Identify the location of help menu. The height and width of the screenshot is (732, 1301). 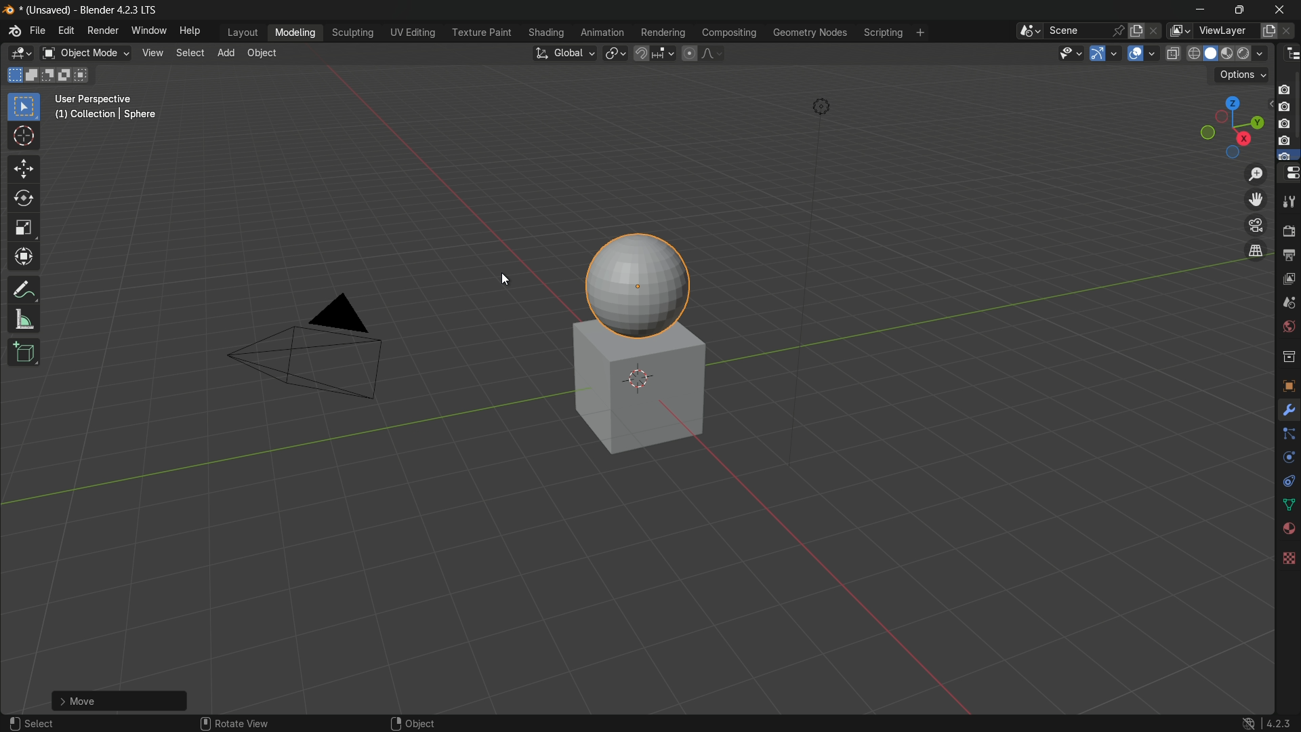
(190, 30).